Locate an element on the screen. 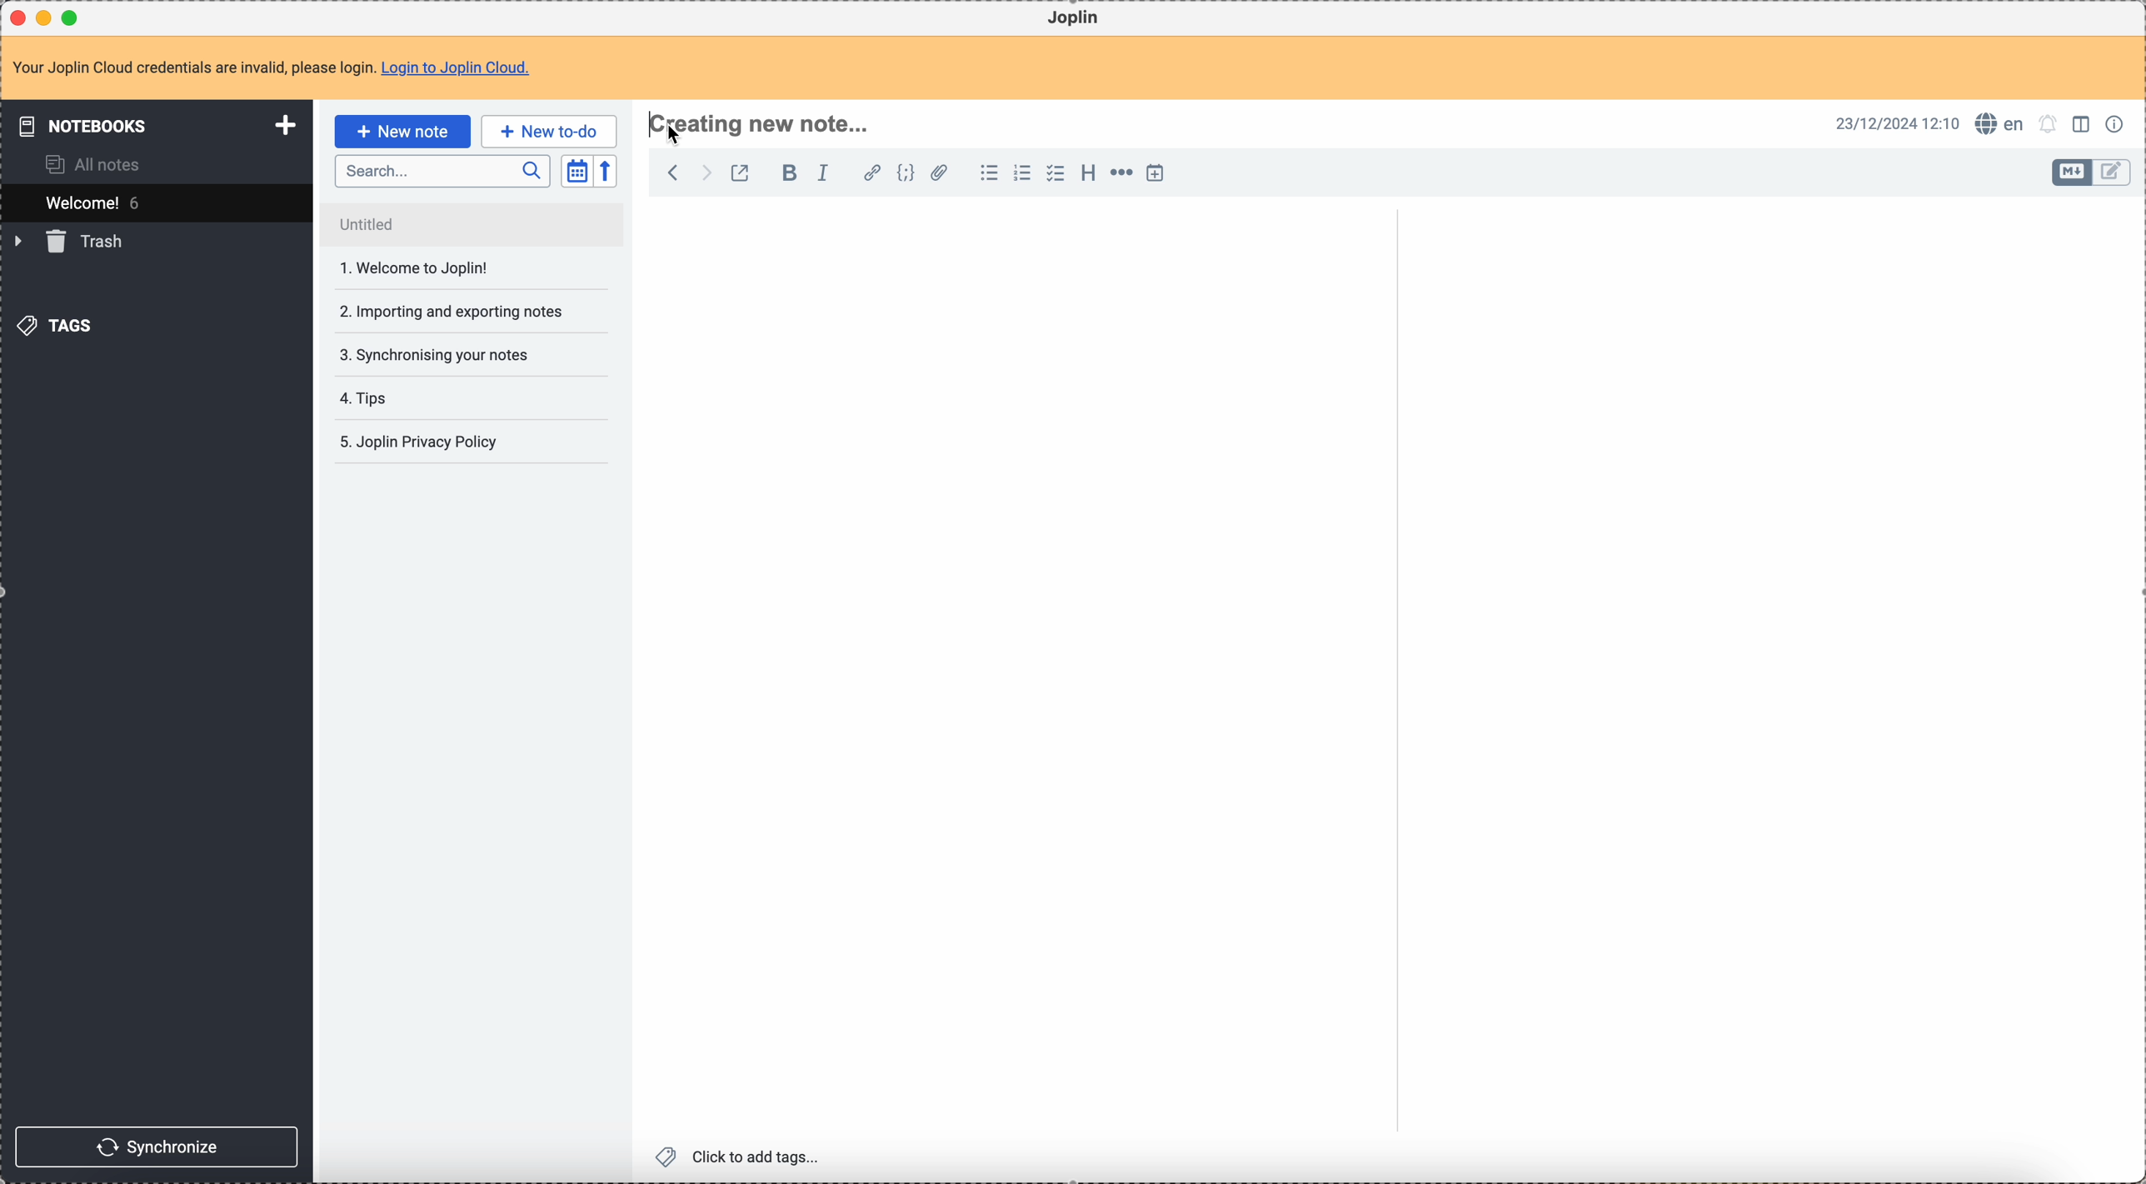 The width and height of the screenshot is (2146, 1184). numbered list is located at coordinates (1022, 175).